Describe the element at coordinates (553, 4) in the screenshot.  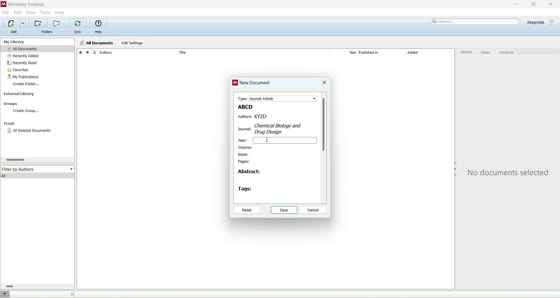
I see `close` at that location.